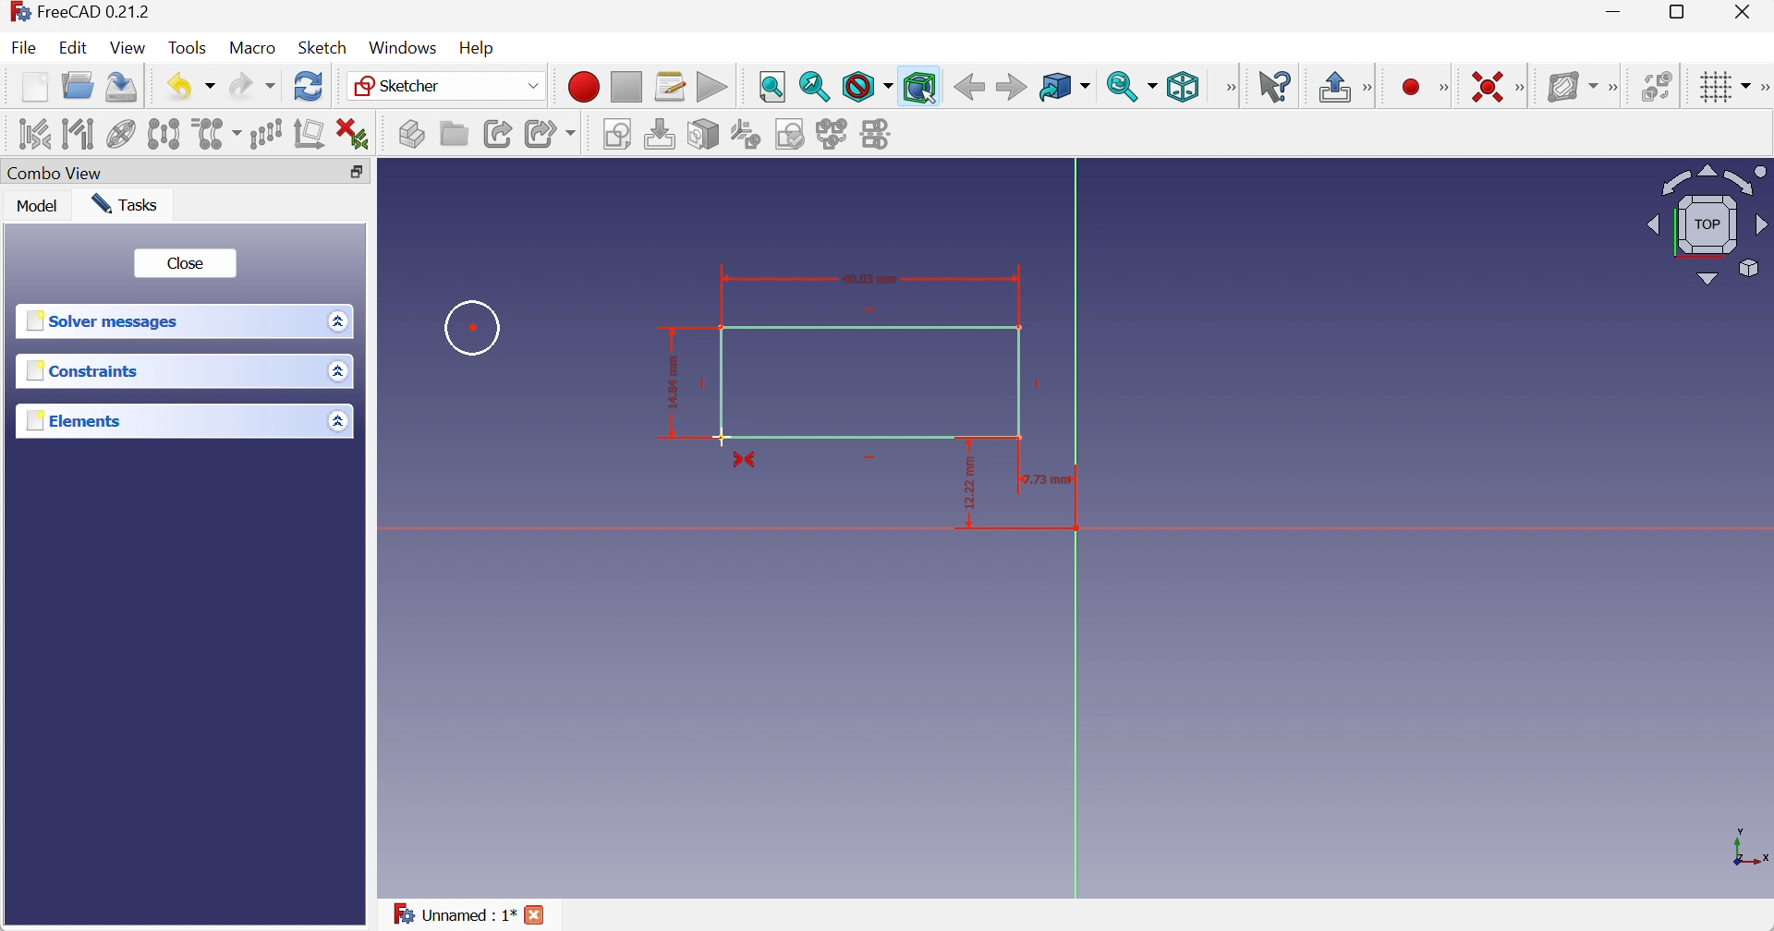  What do you see at coordinates (880, 136) in the screenshot?
I see `Mirror sketch` at bounding box center [880, 136].